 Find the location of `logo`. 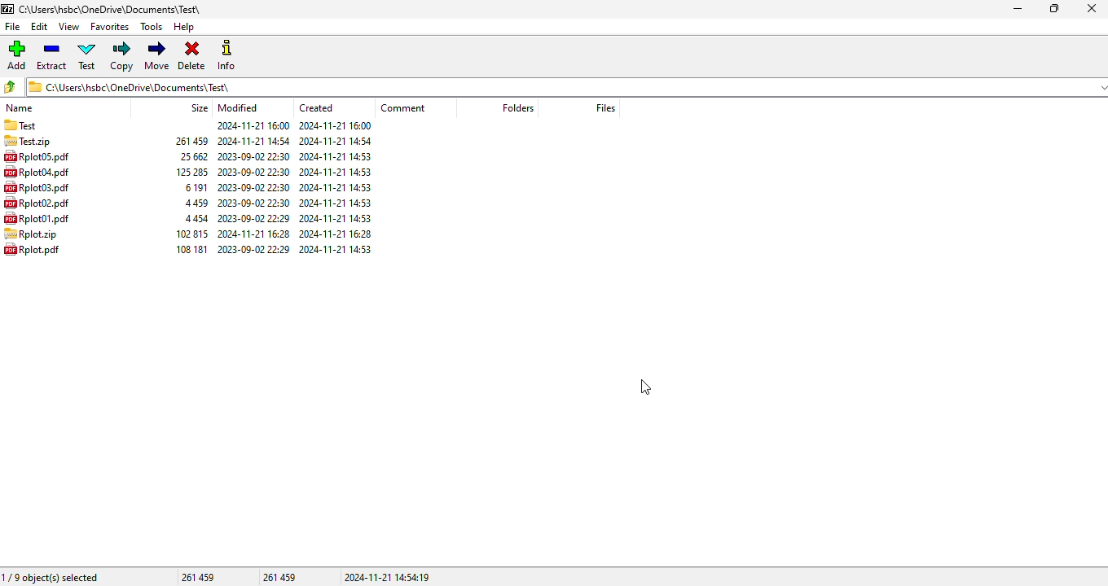

logo is located at coordinates (8, 9).